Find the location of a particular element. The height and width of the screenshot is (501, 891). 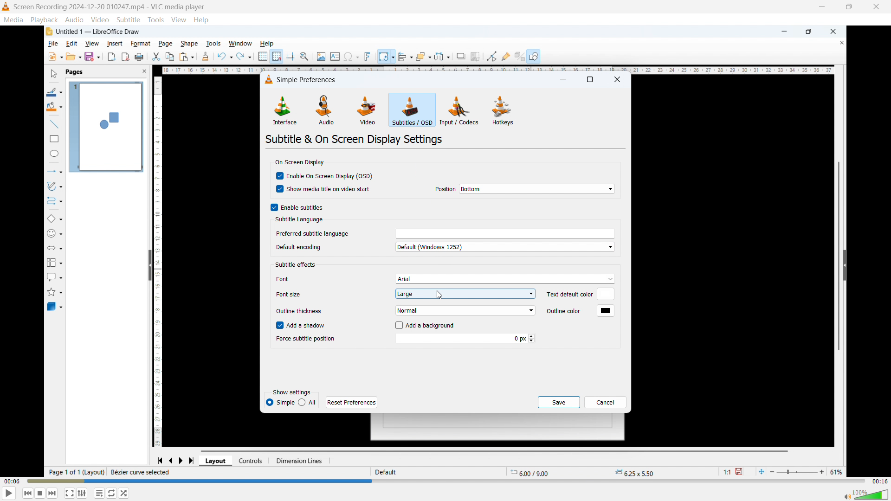

Forward or next media  is located at coordinates (52, 494).